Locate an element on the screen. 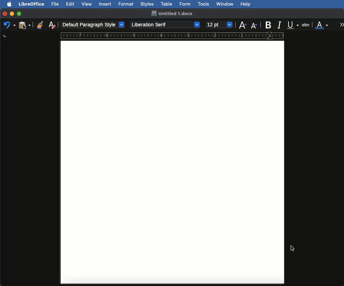  More is located at coordinates (342, 24).